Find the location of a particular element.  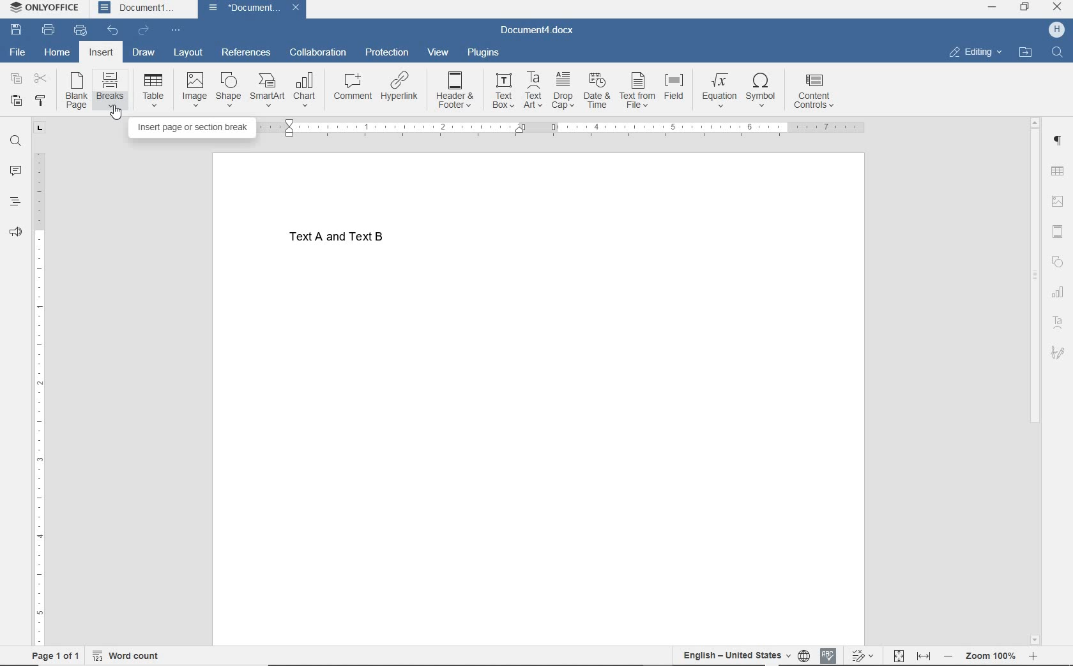

RULER is located at coordinates (42, 399).